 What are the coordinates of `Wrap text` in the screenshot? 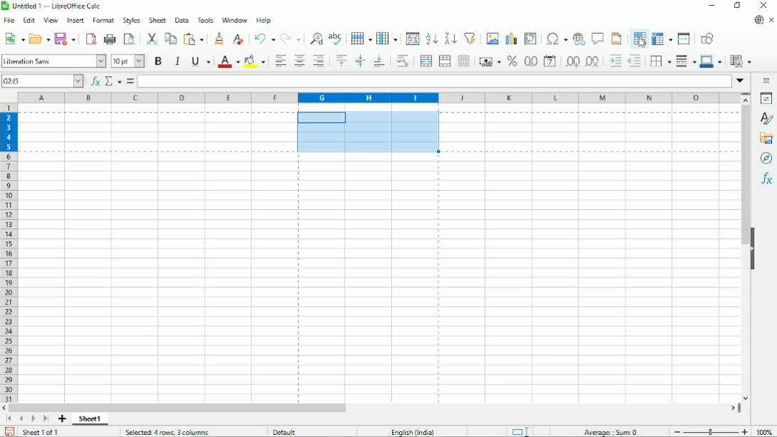 It's located at (402, 61).